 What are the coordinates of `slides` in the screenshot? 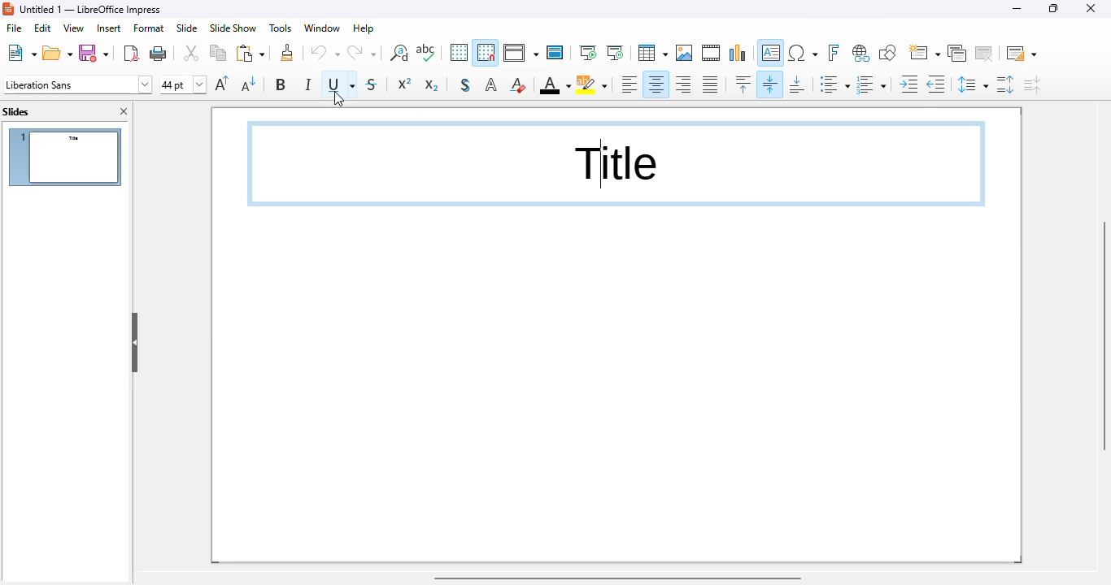 It's located at (16, 112).